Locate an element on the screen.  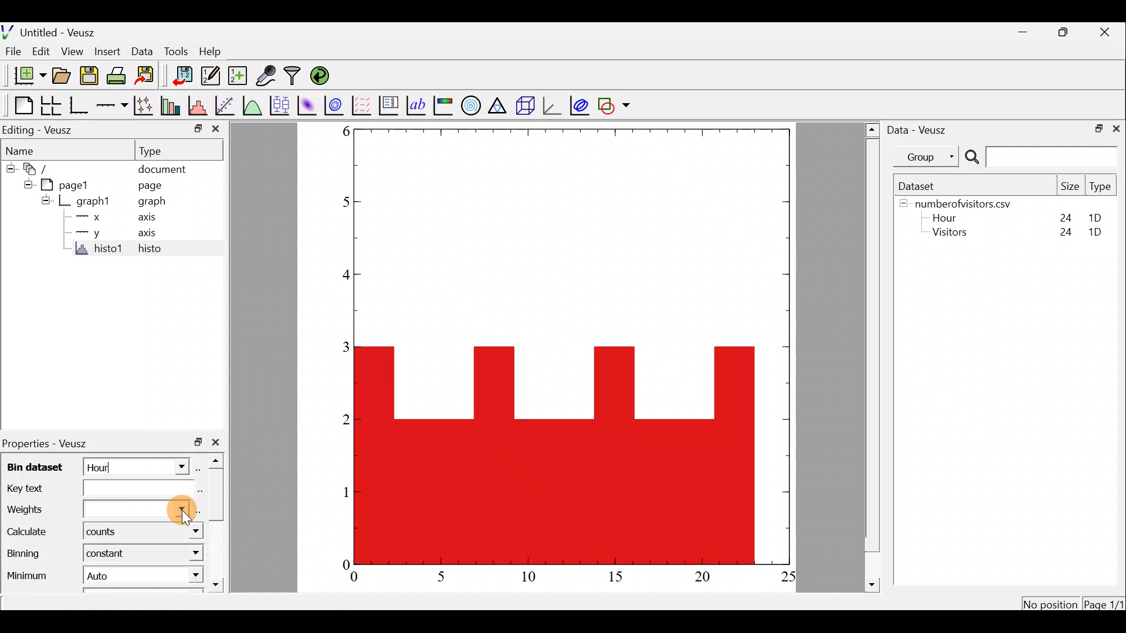
create new datasets using ranges, parametrically or as functions of existing dataset. is located at coordinates (239, 74).